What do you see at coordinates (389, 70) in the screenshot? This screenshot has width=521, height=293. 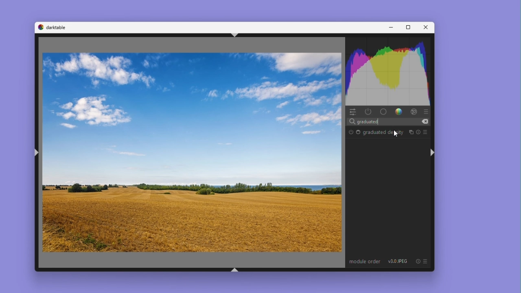 I see `Histogram` at bounding box center [389, 70].